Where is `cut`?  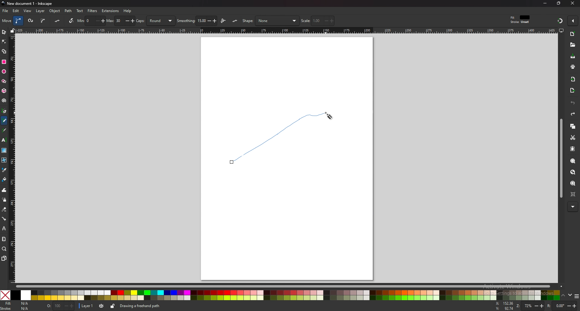 cut is located at coordinates (572, 137).